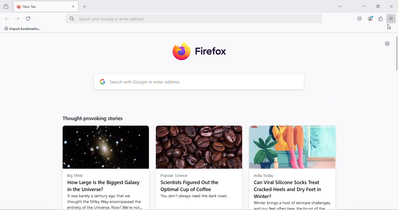 The width and height of the screenshot is (398, 210). I want to click on Open a new tab, so click(84, 6).